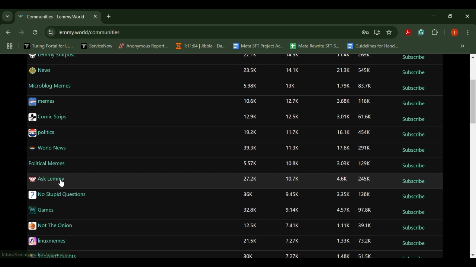  I want to click on Microblog Memes, so click(50, 86).